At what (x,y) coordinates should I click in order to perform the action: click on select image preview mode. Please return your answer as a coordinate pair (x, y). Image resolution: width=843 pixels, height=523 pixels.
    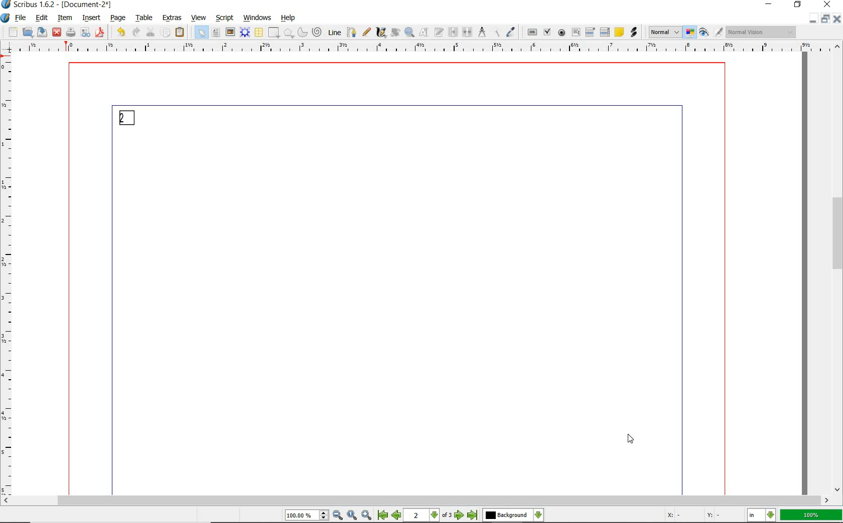
    Looking at the image, I should click on (664, 32).